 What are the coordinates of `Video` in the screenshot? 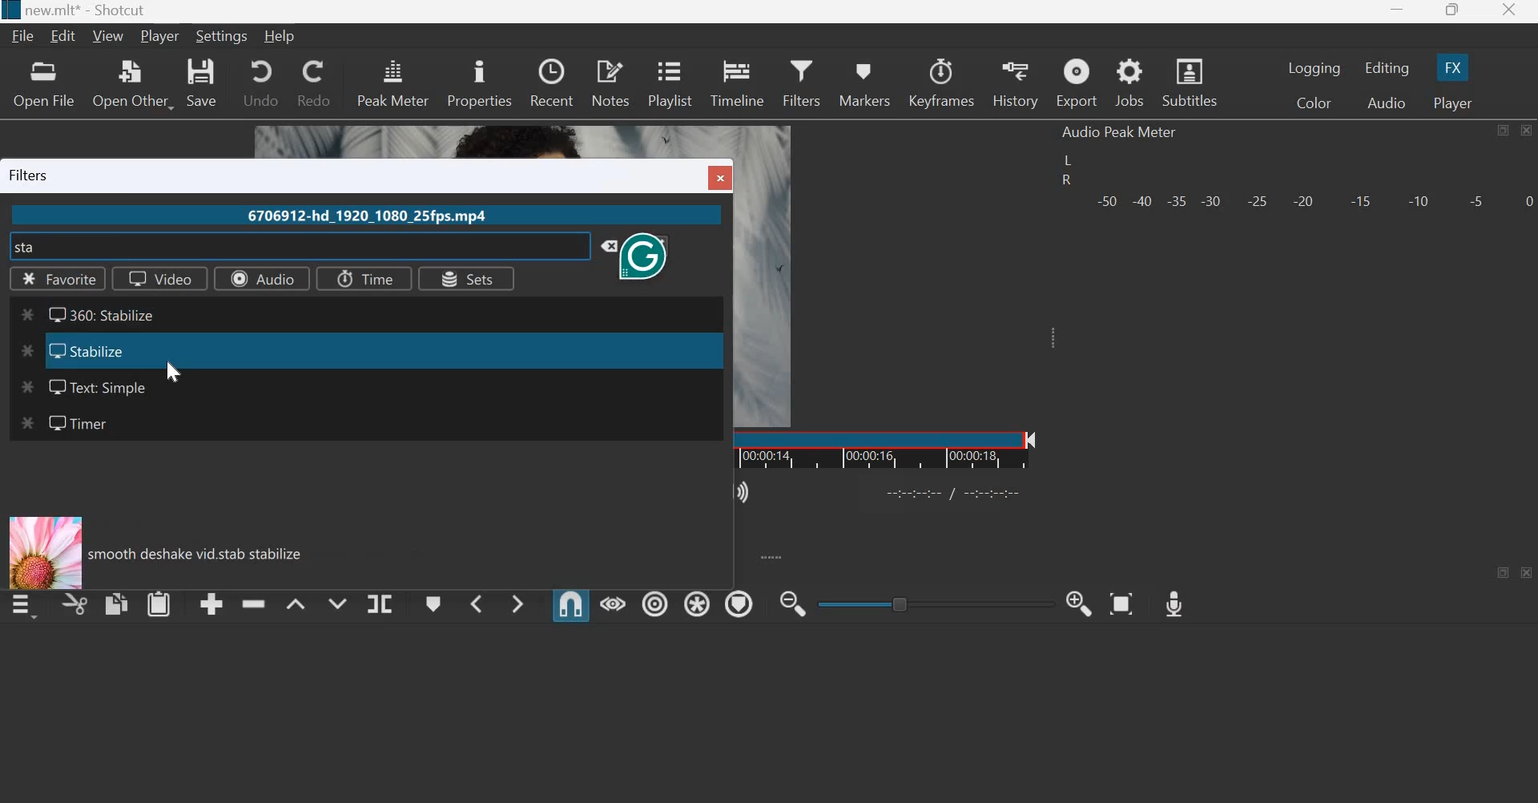 It's located at (159, 278).